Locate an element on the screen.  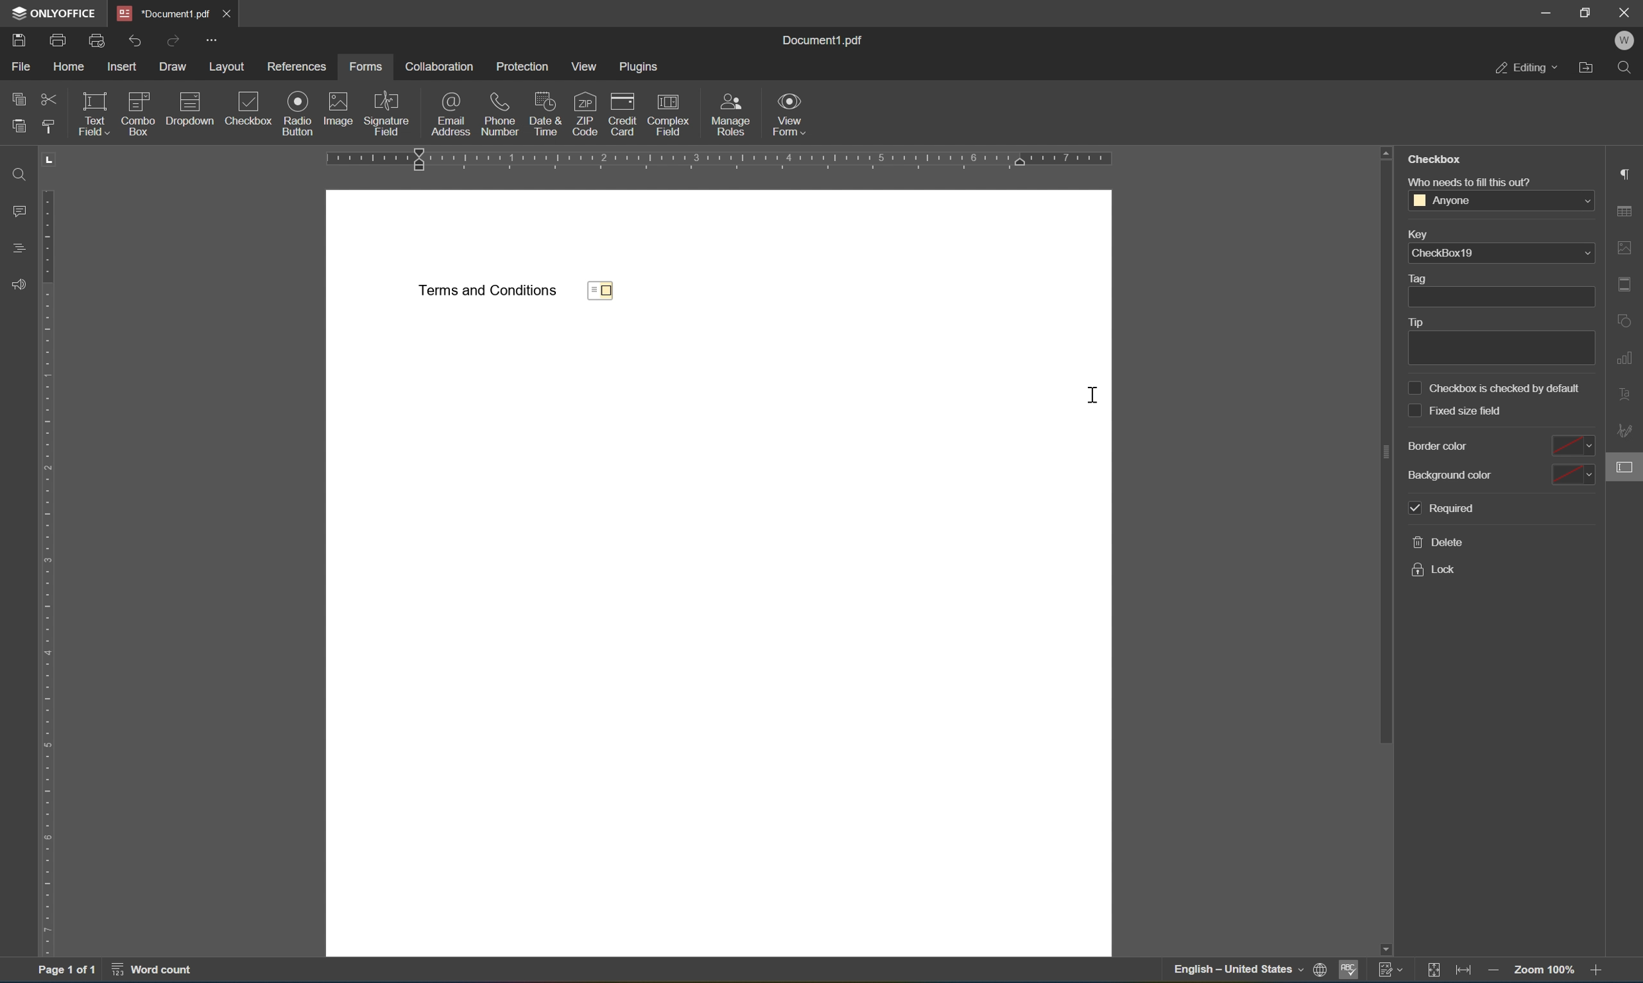
view form is located at coordinates (789, 113).